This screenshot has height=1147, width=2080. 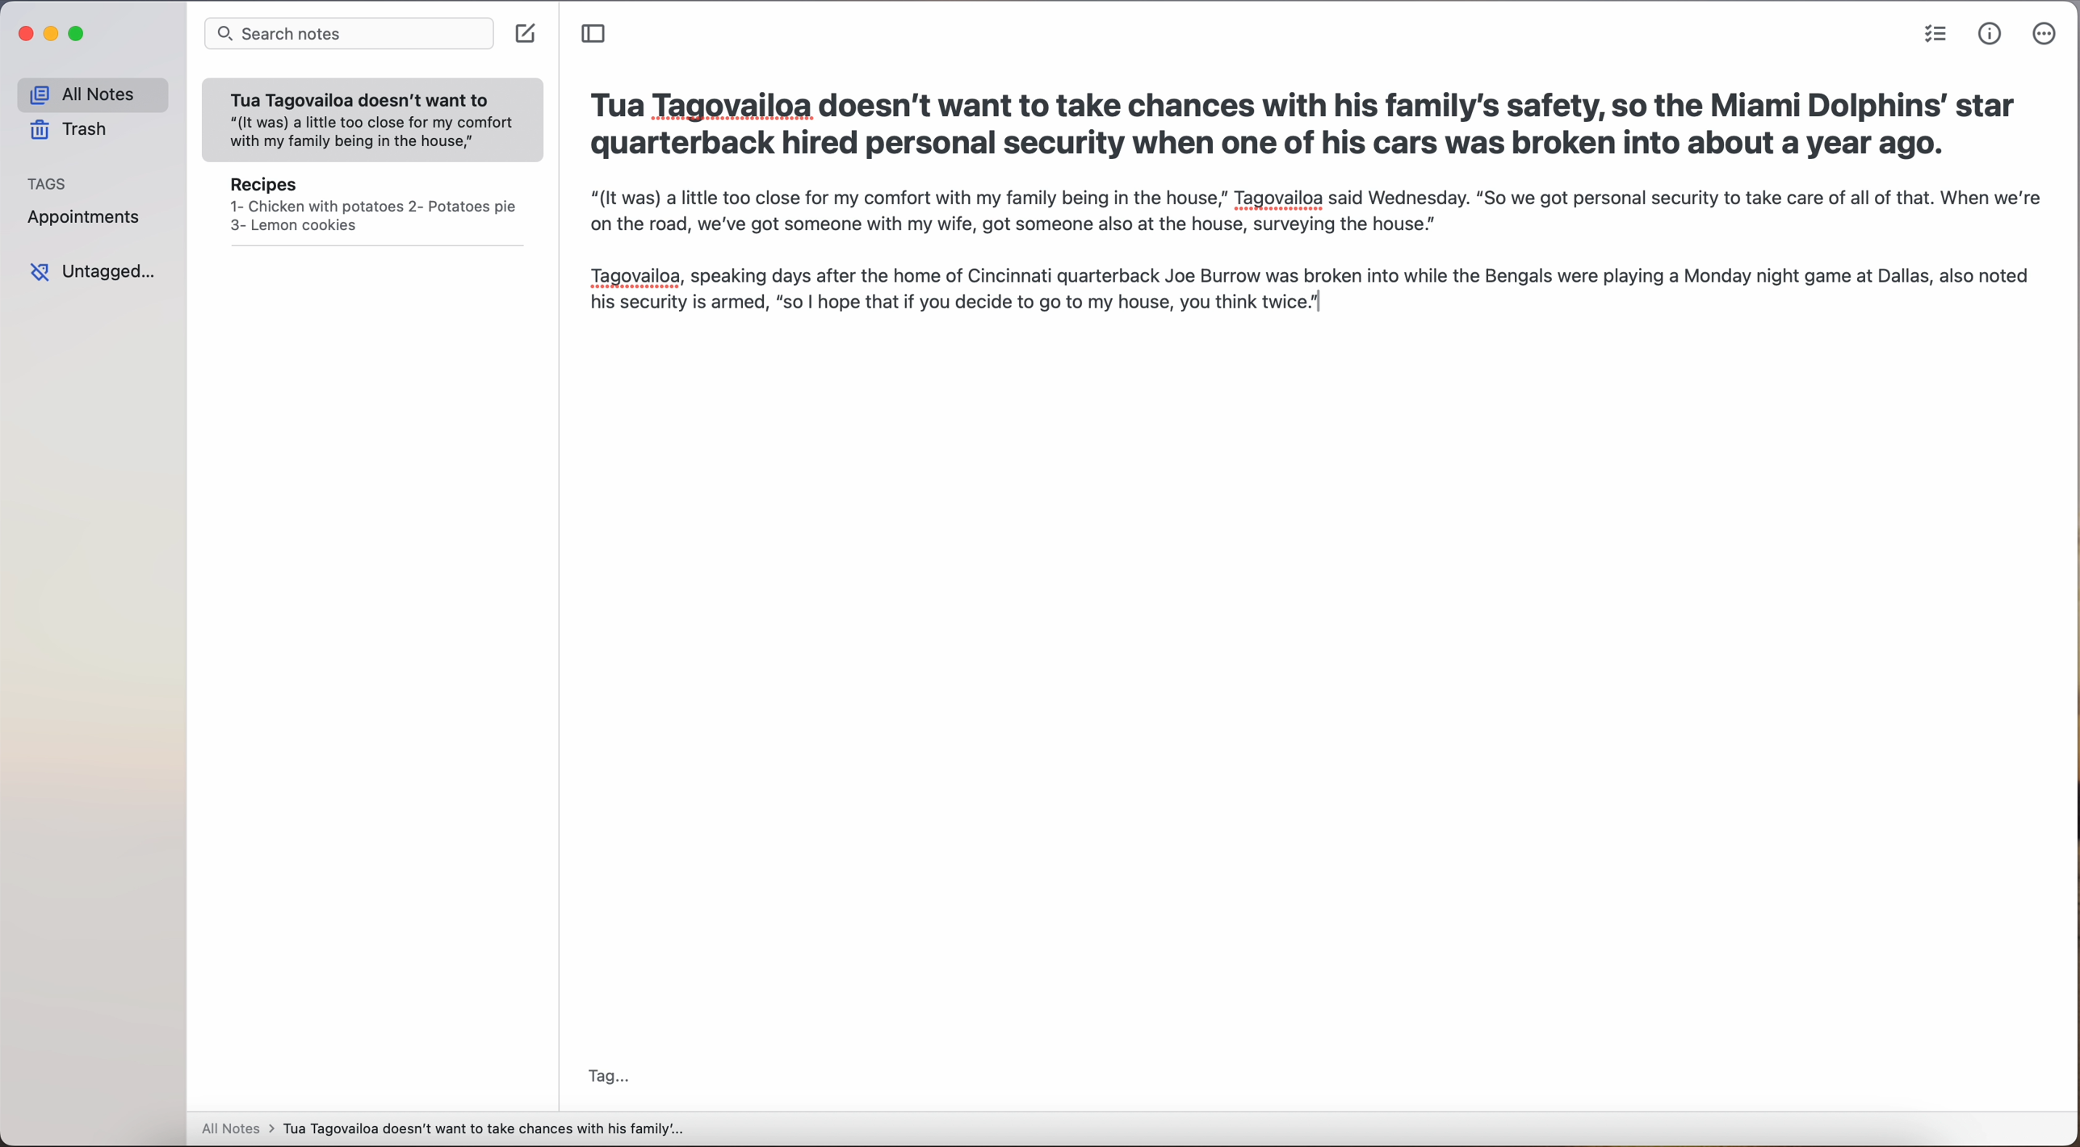 I want to click on untagged, so click(x=92, y=271).